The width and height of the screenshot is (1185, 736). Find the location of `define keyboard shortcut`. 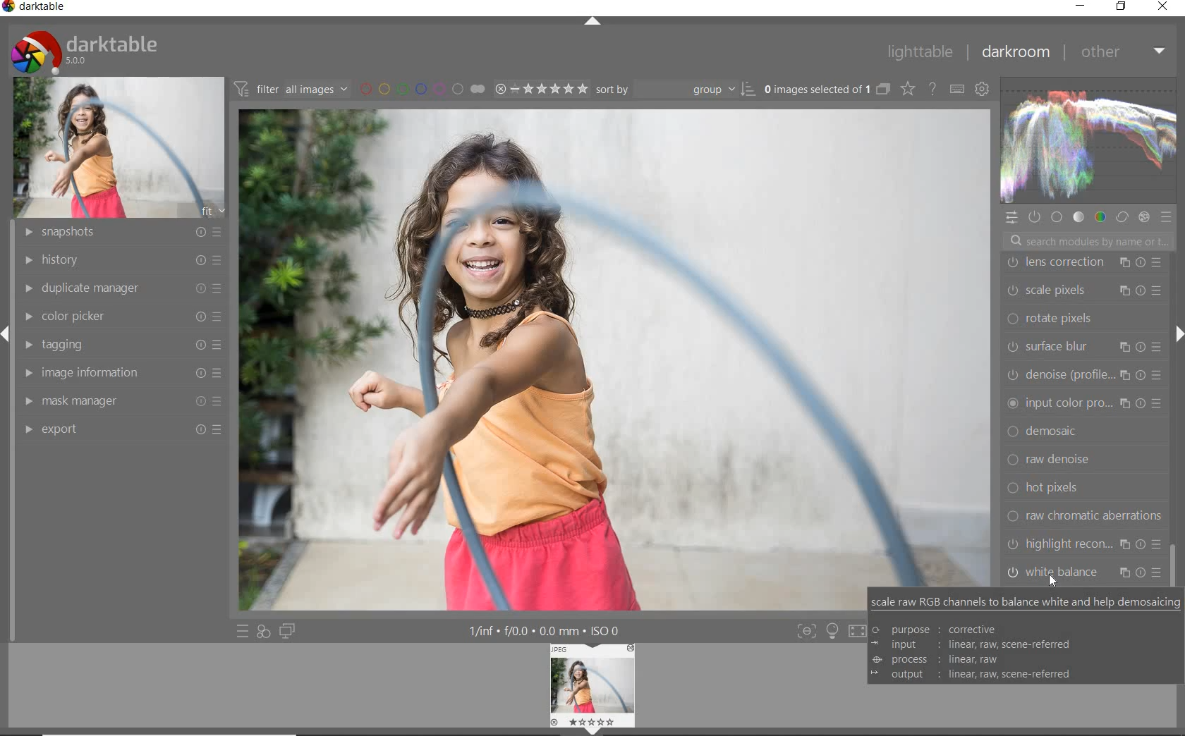

define keyboard shortcut is located at coordinates (956, 89).